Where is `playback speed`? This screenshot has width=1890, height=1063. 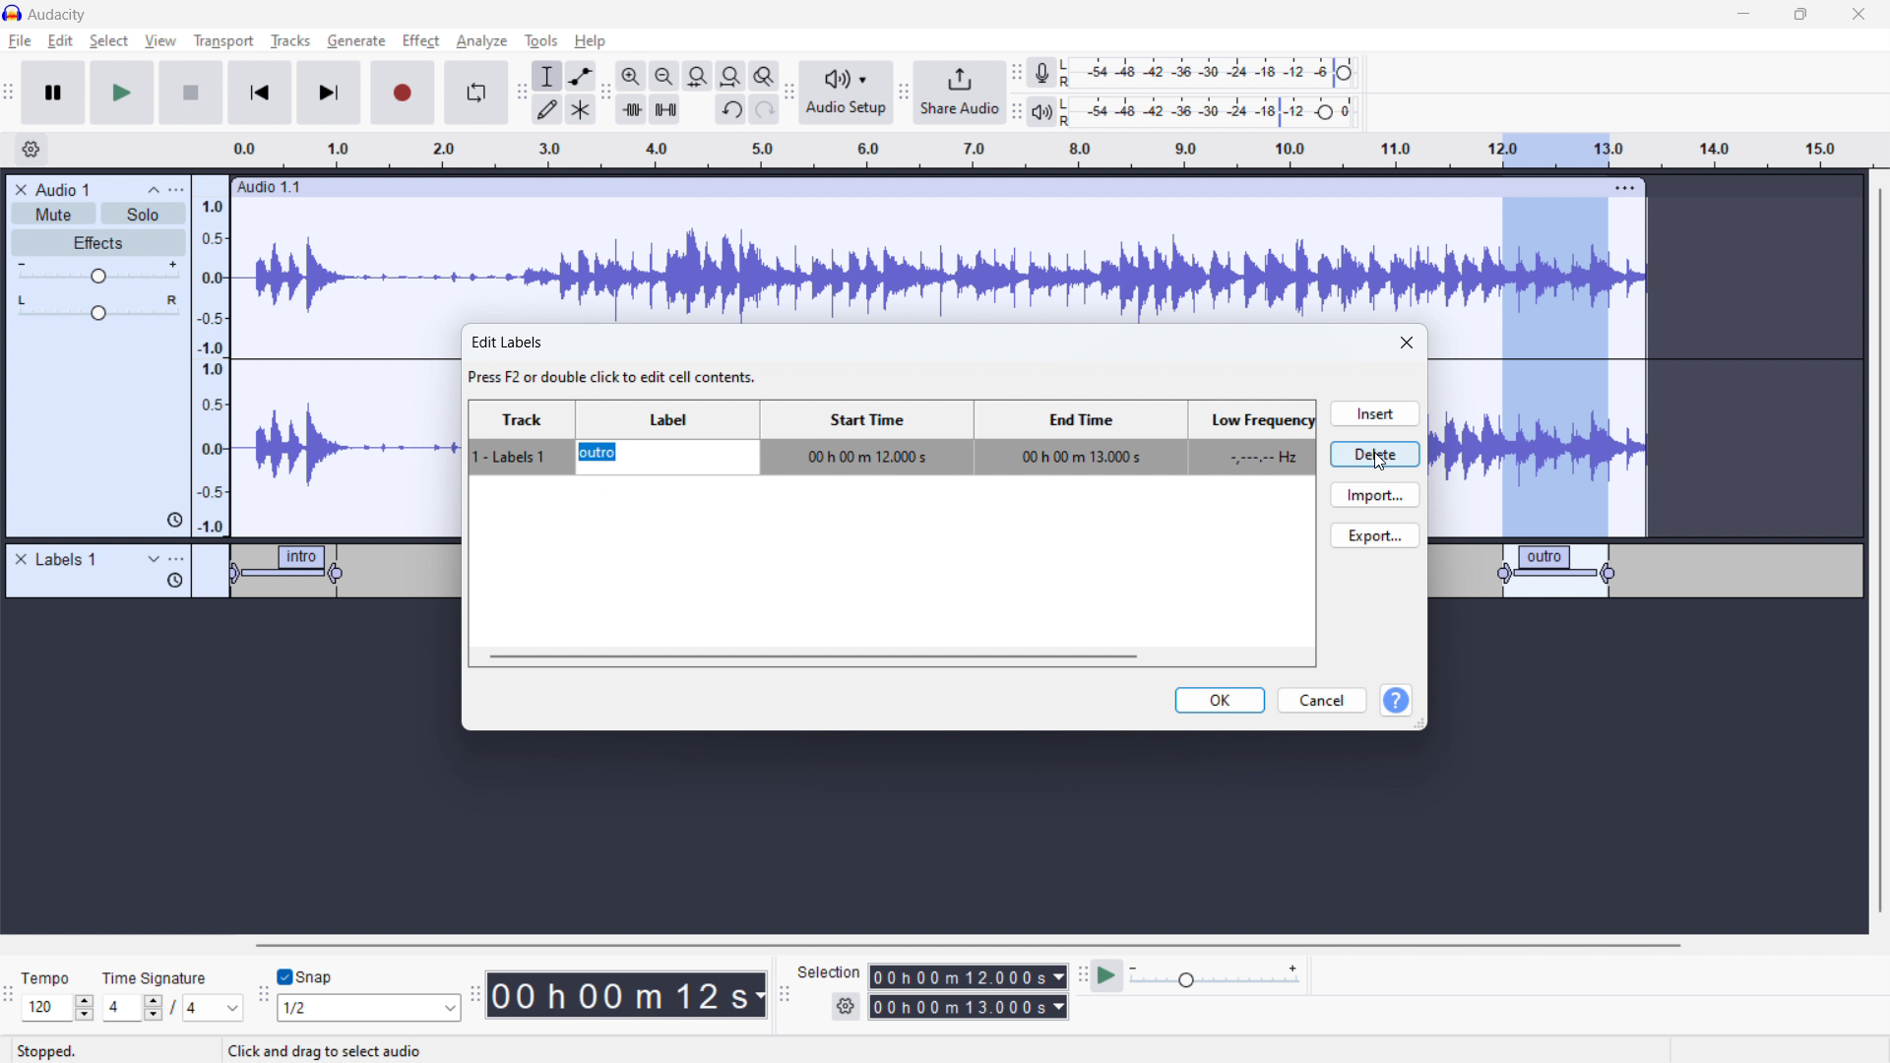
playback speed is located at coordinates (1214, 975).